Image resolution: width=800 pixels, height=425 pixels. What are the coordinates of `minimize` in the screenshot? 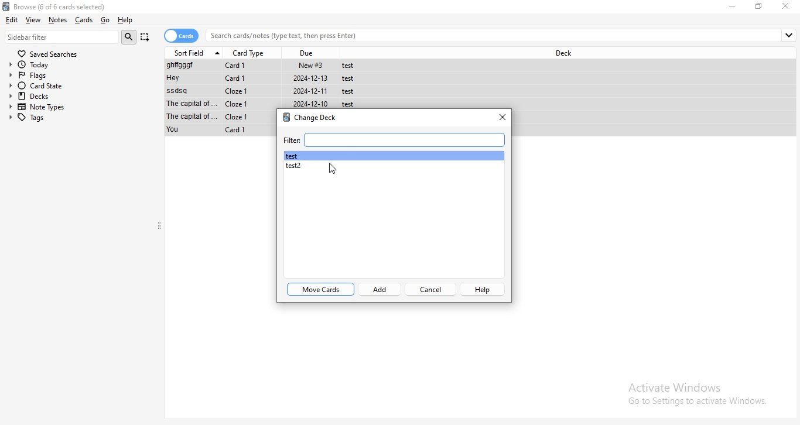 It's located at (733, 6).